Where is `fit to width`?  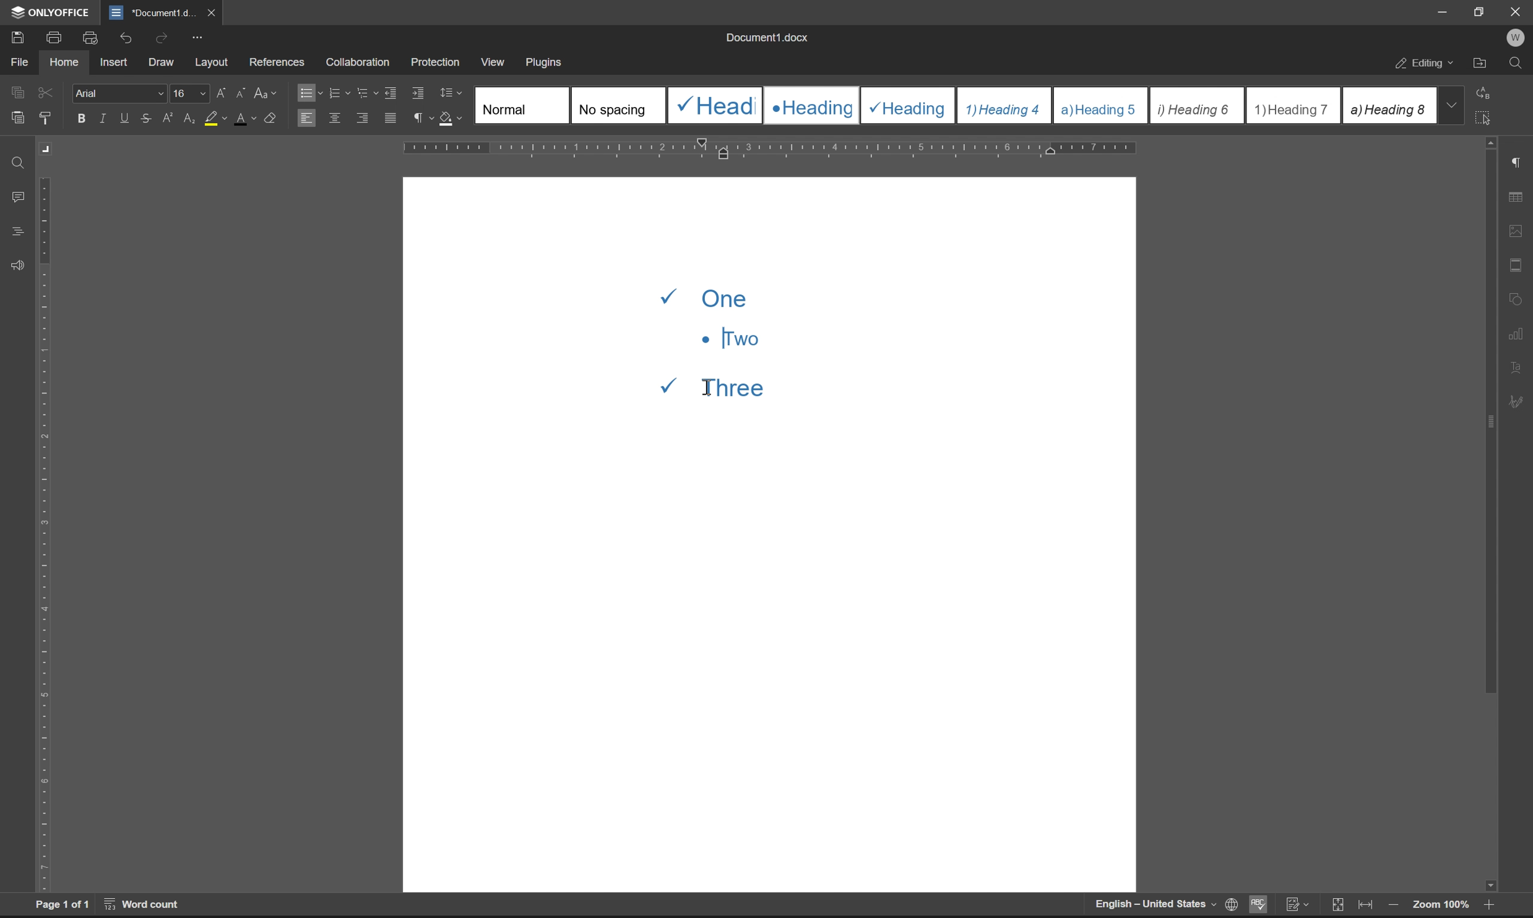 fit to width is located at coordinates (1365, 905).